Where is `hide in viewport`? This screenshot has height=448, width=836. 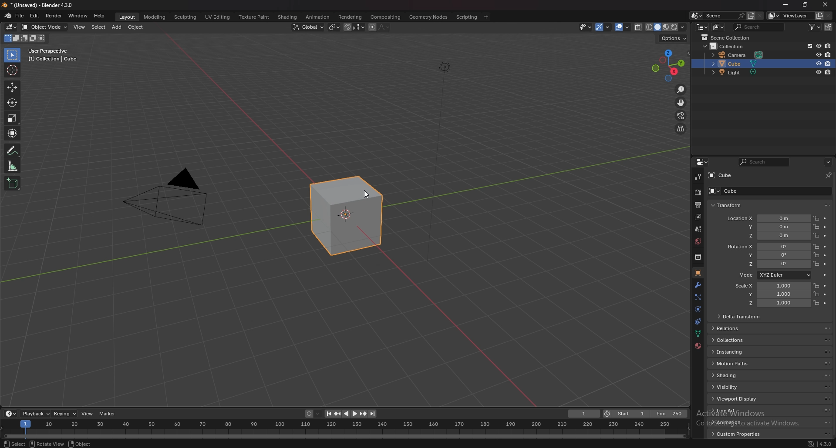
hide in viewport is located at coordinates (818, 63).